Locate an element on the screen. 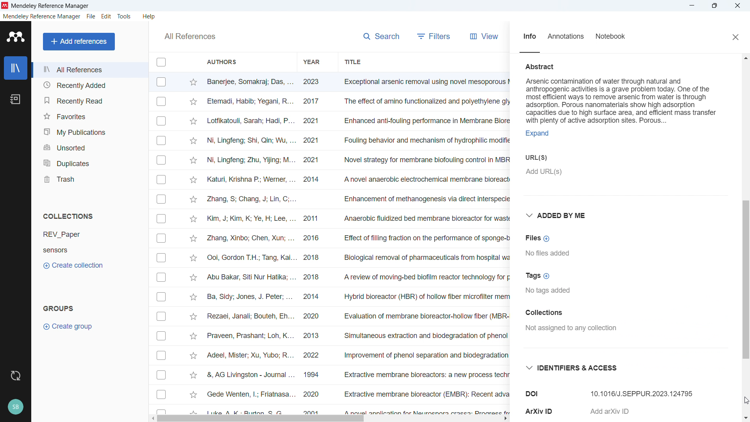 The width and height of the screenshot is (750, 422). click to select individual entry is located at coordinates (162, 181).